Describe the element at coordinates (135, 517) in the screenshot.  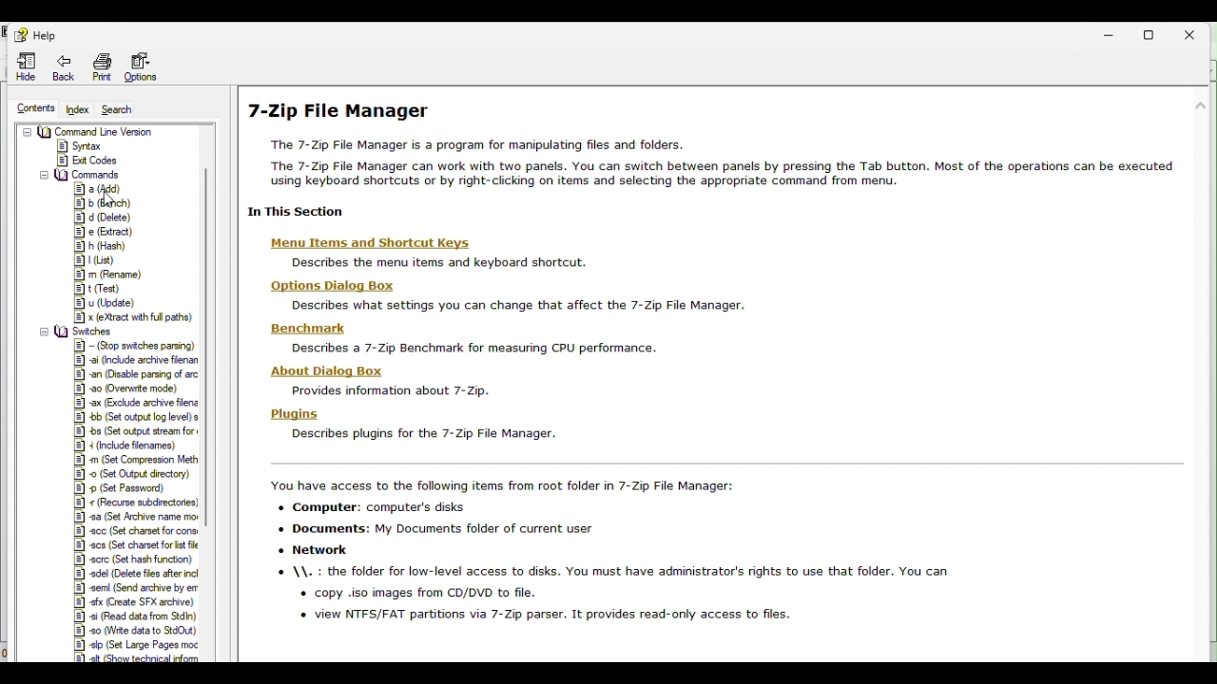
I see `-sa` at that location.